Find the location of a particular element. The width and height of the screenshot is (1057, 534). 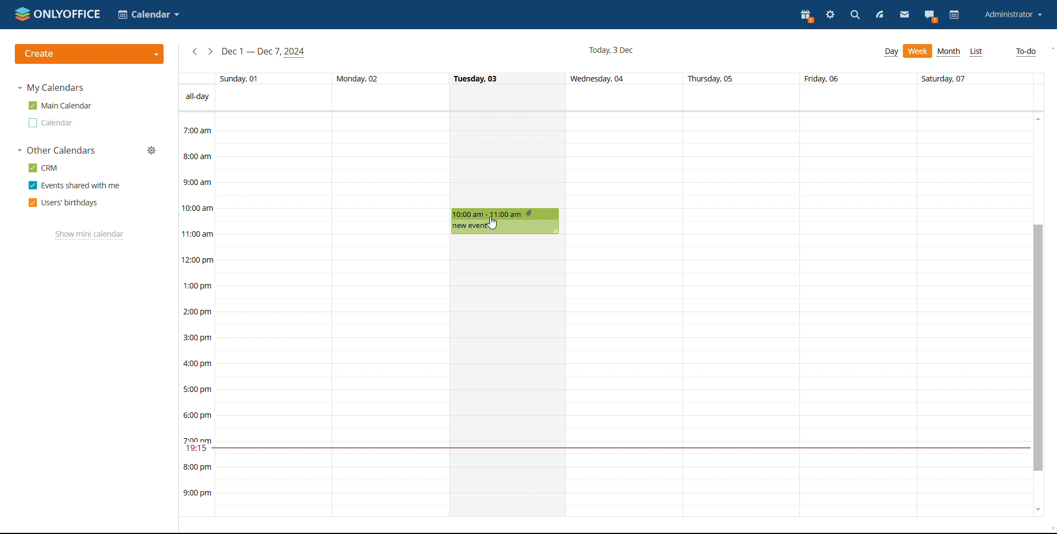

Month is located at coordinates (949, 52).